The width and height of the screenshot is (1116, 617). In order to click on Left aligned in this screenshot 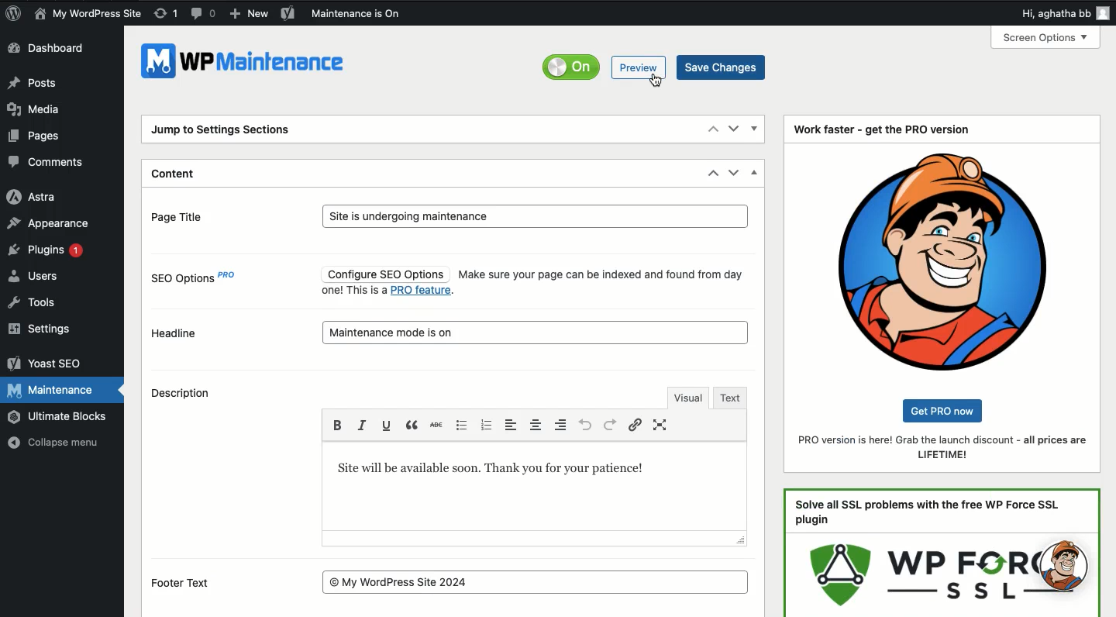, I will do `click(514, 425)`.